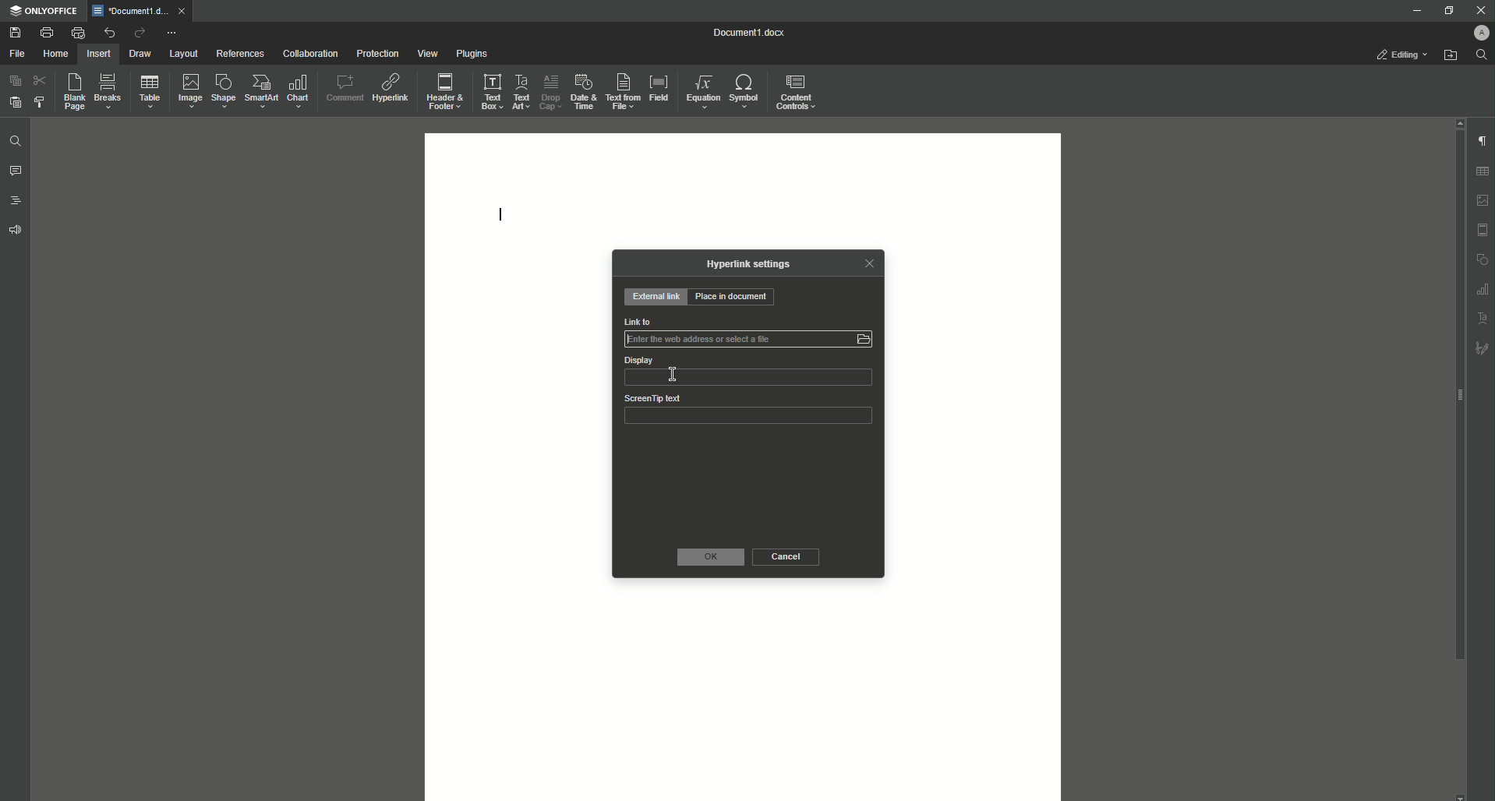  I want to click on Signature settings, so click(1484, 348).